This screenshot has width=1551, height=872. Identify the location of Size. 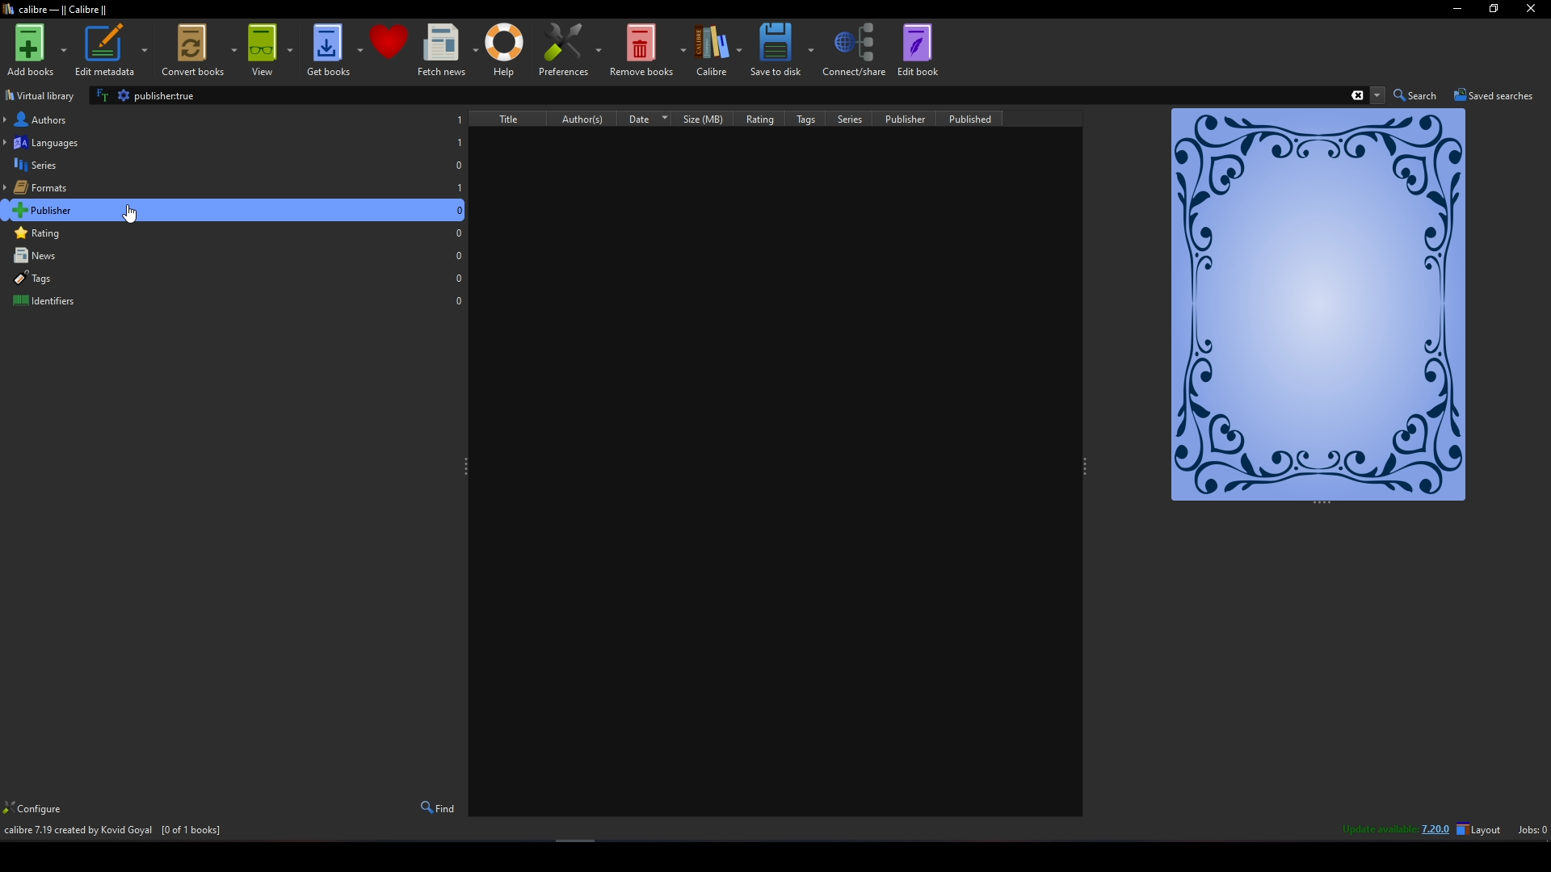
(716, 119).